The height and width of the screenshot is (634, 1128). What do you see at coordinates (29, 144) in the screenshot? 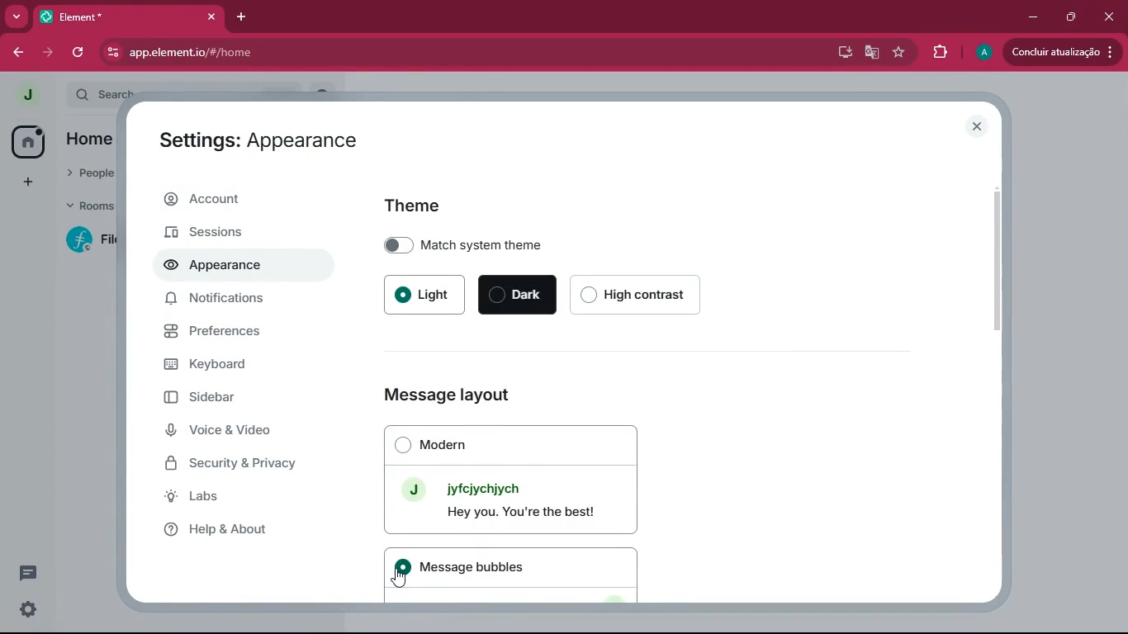
I see `home` at bounding box center [29, 144].